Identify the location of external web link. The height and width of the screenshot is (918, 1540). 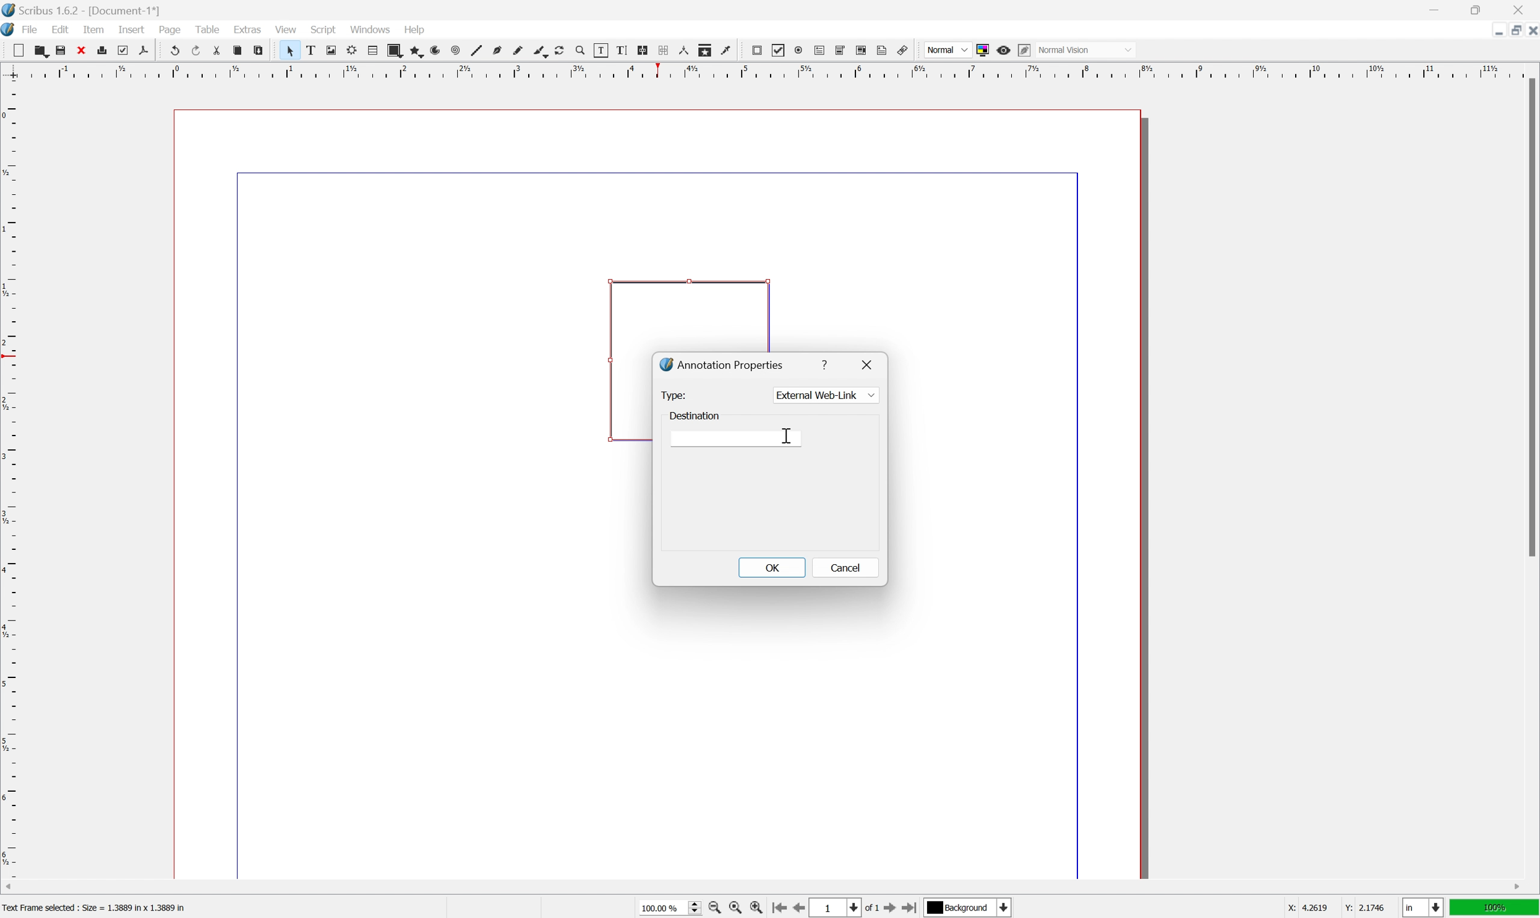
(825, 396).